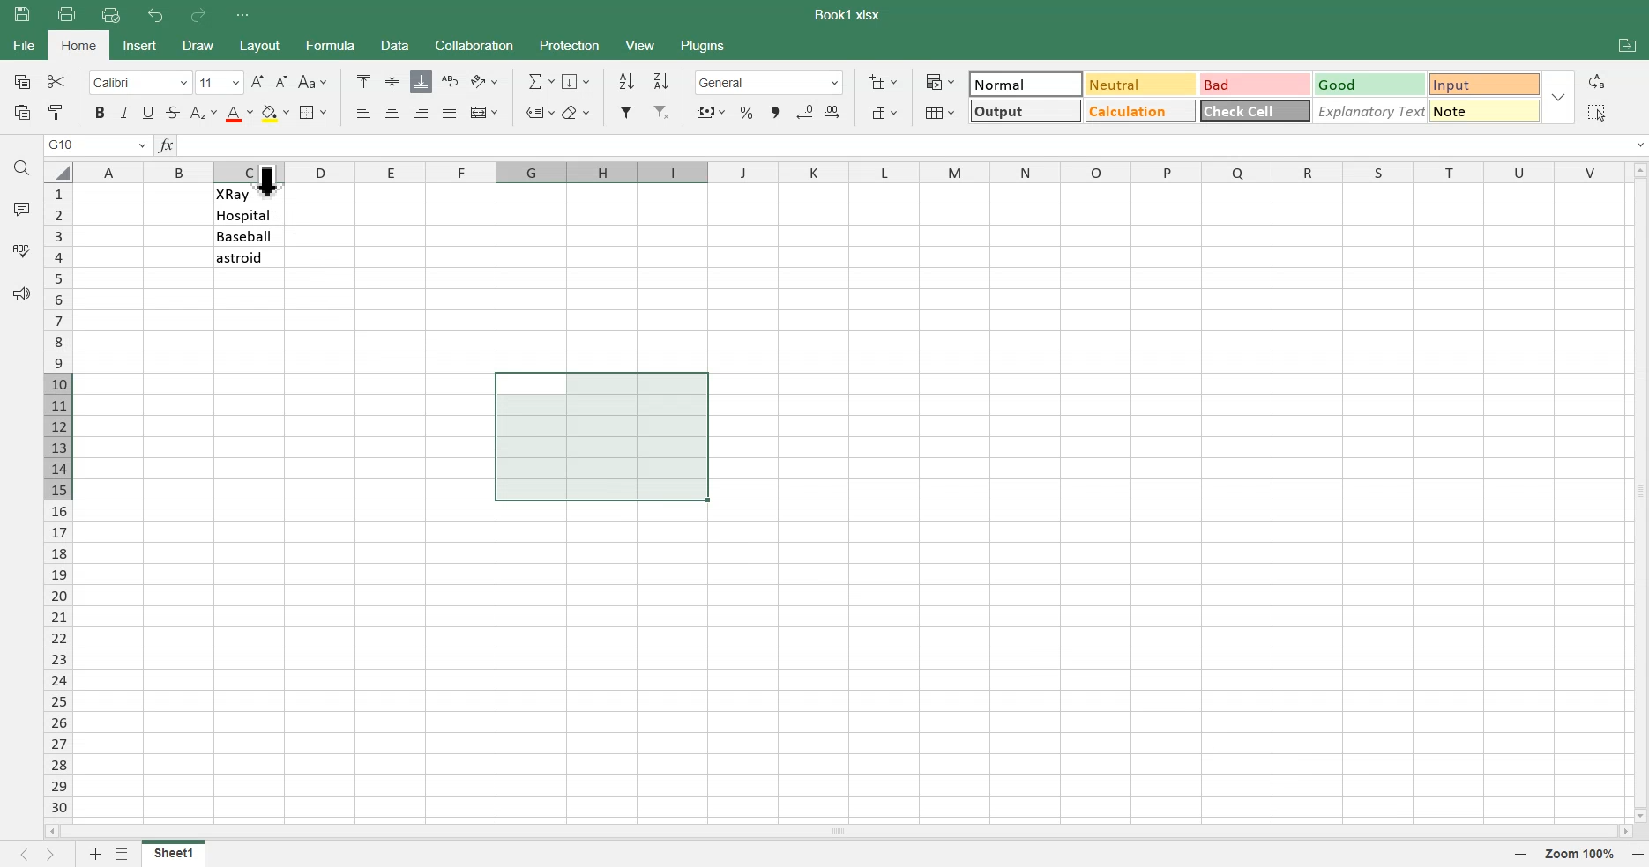  I want to click on Undo, so click(157, 16).